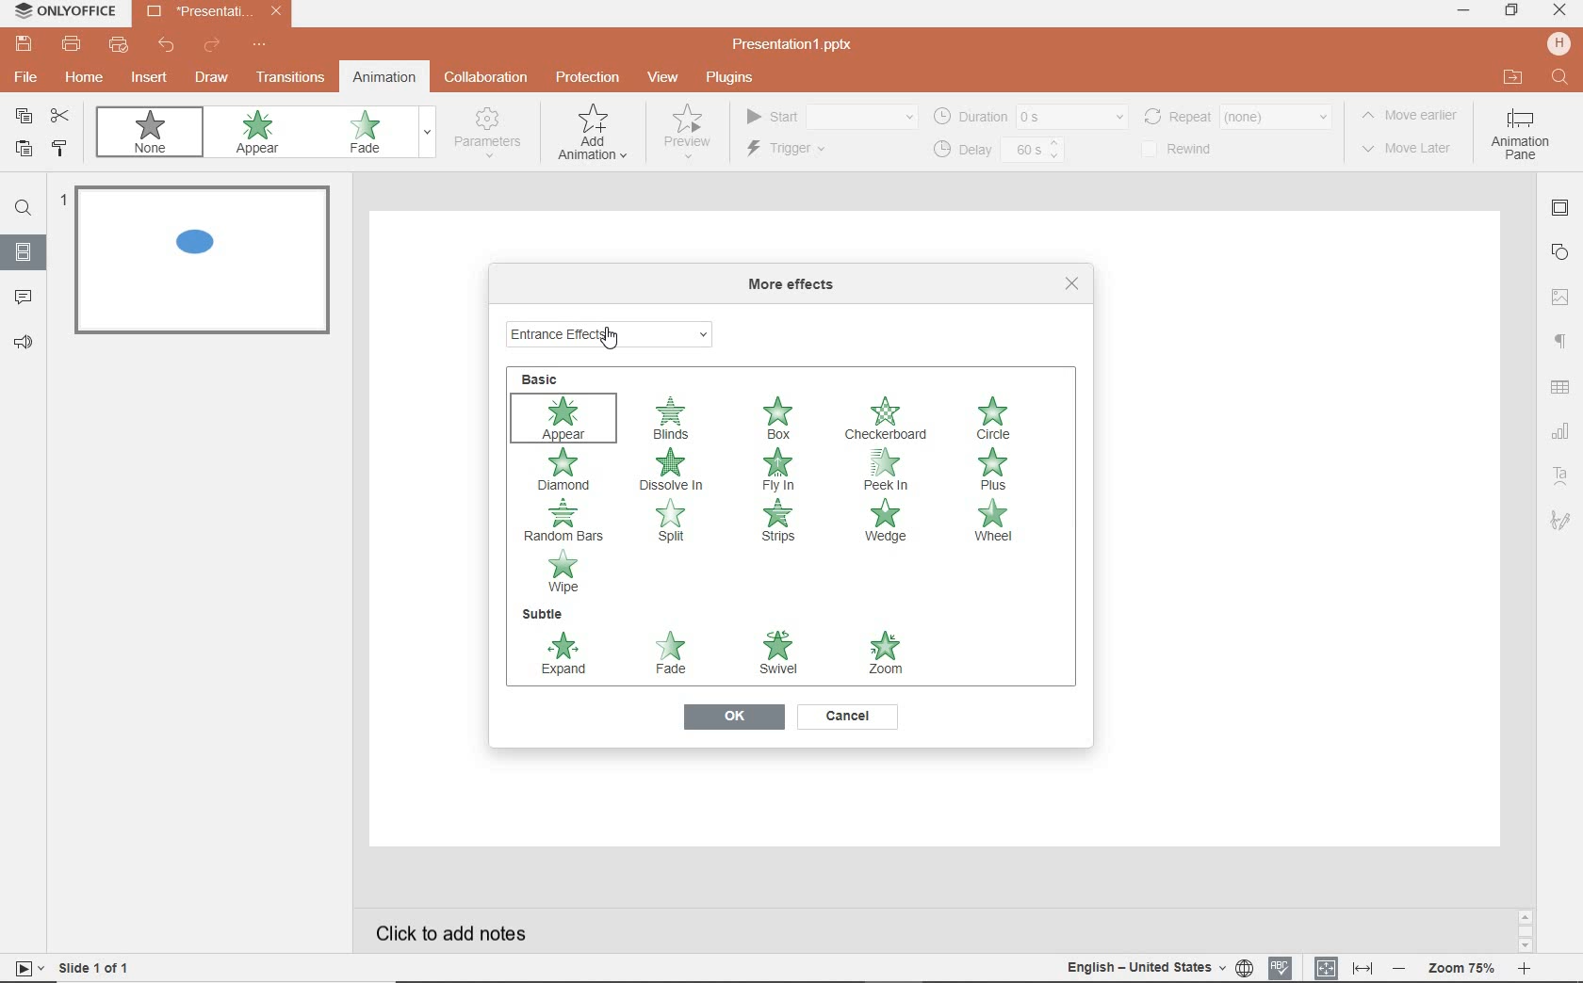 This screenshot has width=1583, height=983. Describe the element at coordinates (666, 78) in the screenshot. I see `view` at that location.